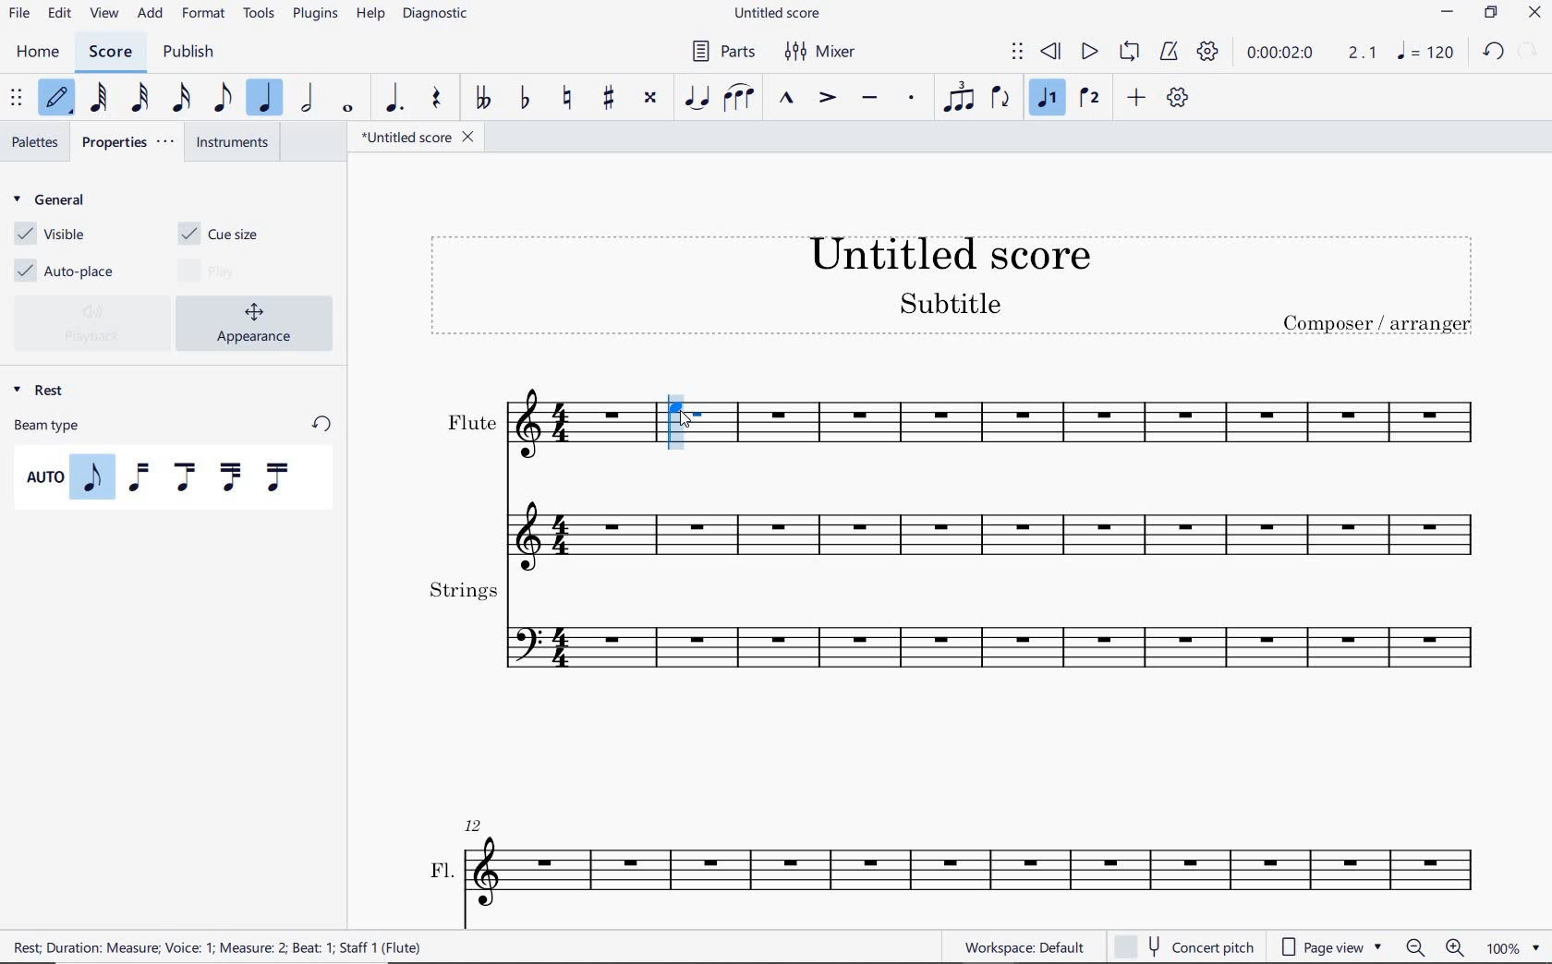 This screenshot has width=1552, height=964. Describe the element at coordinates (55, 201) in the screenshot. I see `GENERAL` at that location.